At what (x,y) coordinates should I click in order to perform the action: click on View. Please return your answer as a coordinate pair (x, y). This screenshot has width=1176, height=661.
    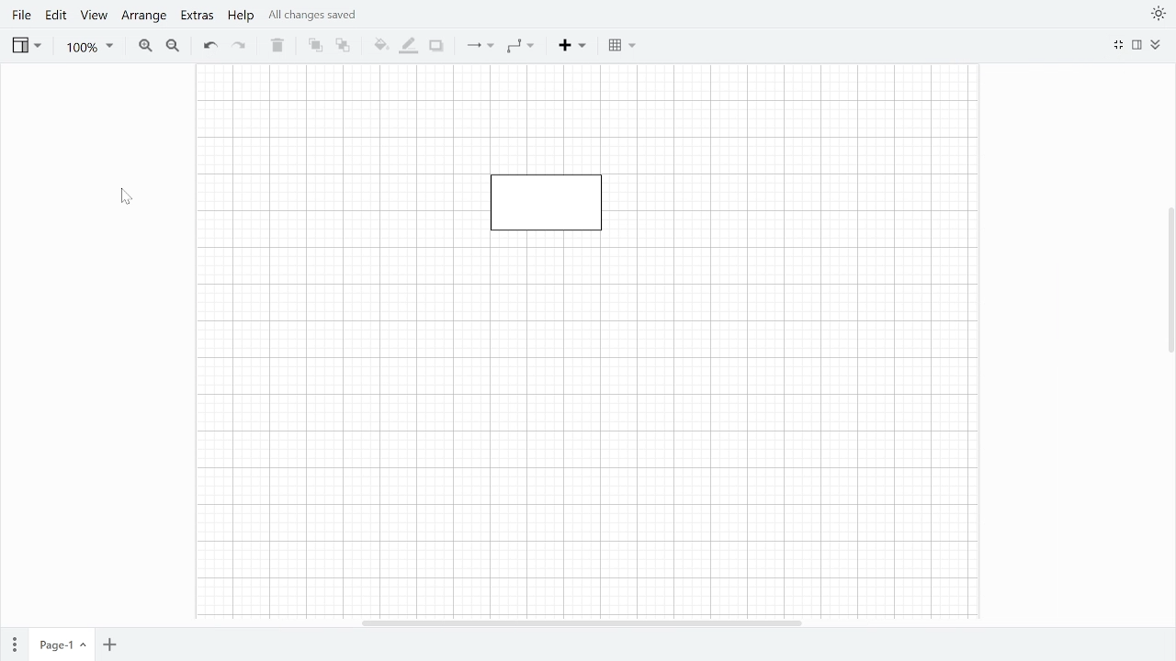
    Looking at the image, I should click on (28, 48).